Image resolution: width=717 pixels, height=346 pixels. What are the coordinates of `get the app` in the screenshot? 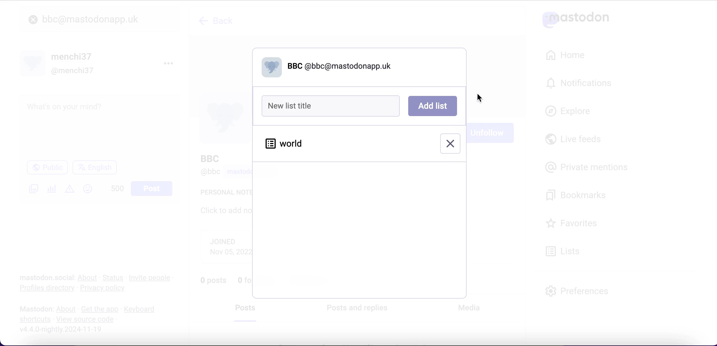 It's located at (99, 309).